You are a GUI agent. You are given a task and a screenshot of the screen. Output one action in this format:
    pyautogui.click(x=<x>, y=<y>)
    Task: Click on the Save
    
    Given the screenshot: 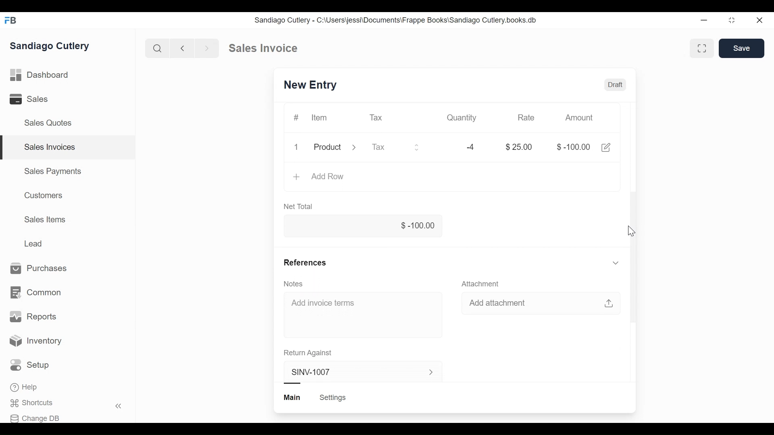 What is the action you would take?
    pyautogui.click(x=742, y=48)
    